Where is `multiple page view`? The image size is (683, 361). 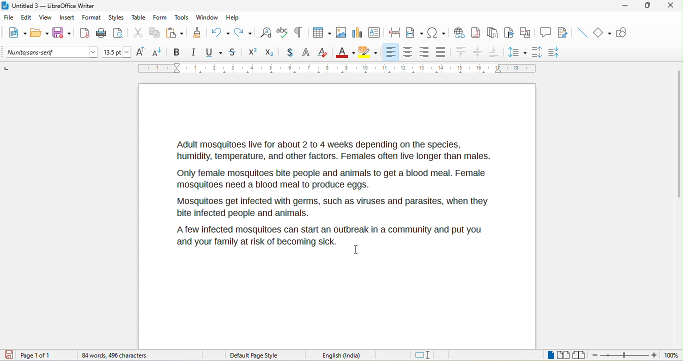
multiple page view is located at coordinates (563, 355).